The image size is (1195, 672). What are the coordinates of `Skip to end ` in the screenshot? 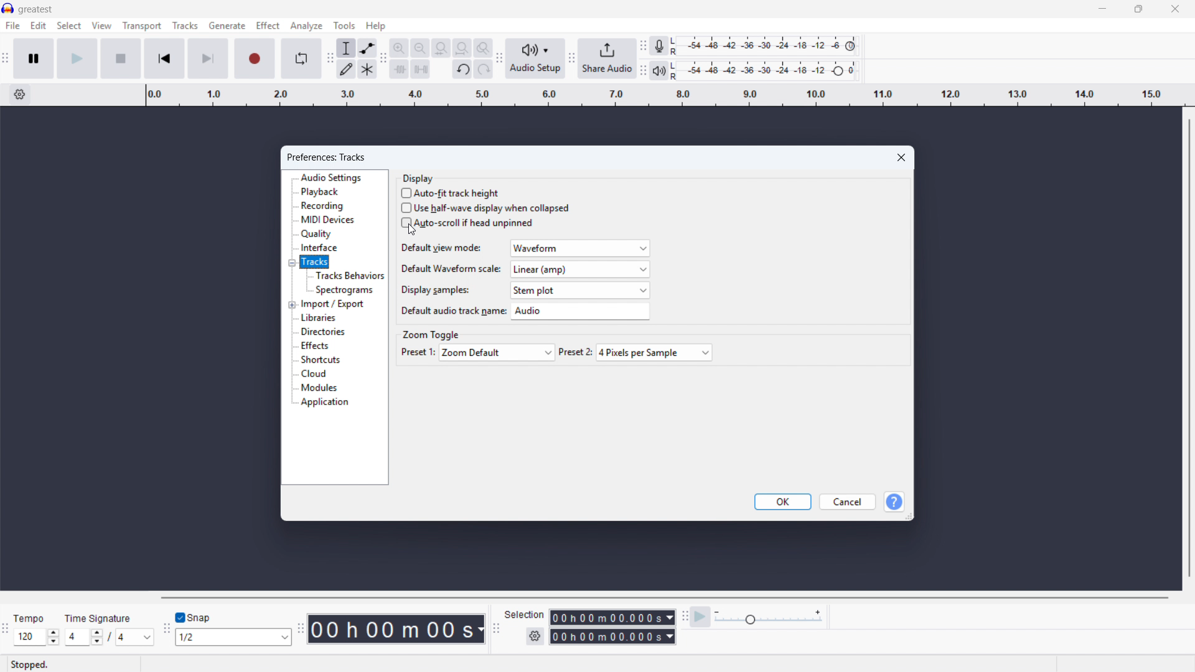 It's located at (208, 59).